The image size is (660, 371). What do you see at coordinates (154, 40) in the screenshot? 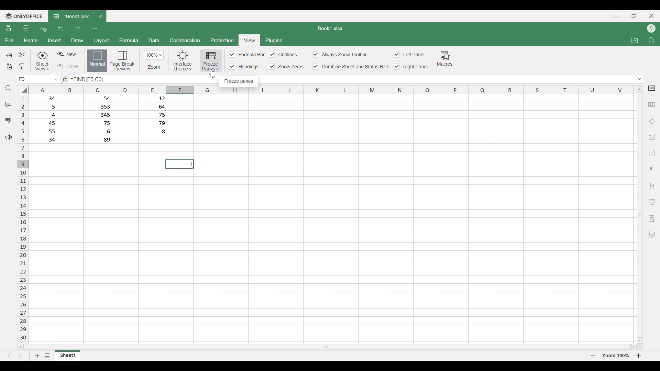
I see `Data menu` at bounding box center [154, 40].